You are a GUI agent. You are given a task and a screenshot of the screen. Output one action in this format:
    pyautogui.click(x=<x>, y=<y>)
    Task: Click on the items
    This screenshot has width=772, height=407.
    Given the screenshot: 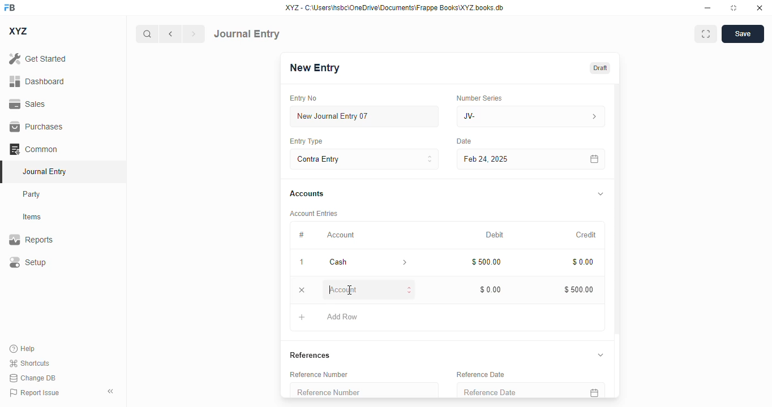 What is the action you would take?
    pyautogui.click(x=32, y=217)
    